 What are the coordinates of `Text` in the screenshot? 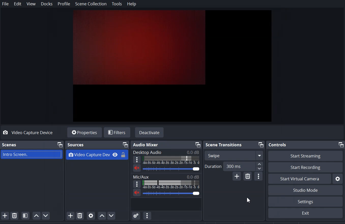 It's located at (166, 177).